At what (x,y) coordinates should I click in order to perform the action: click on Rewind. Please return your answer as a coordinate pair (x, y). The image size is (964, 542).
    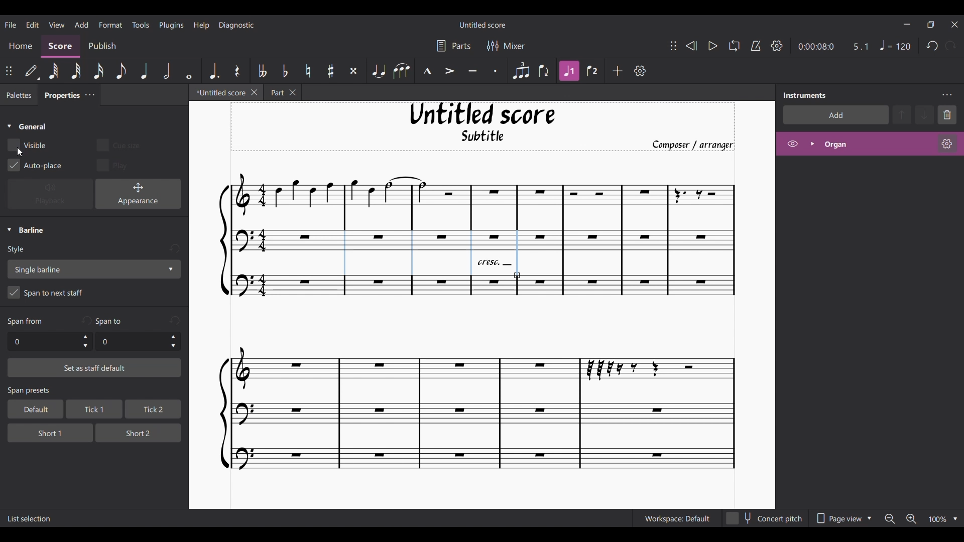
    Looking at the image, I should click on (691, 46).